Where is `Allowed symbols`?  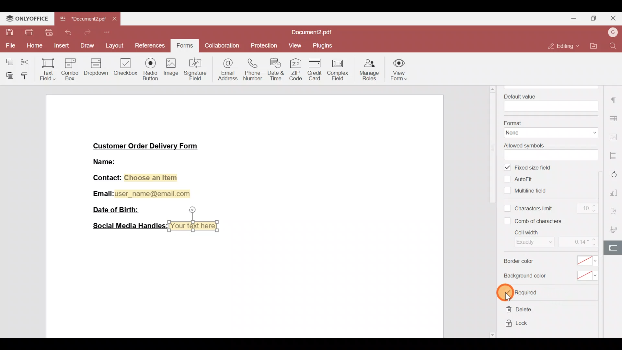
Allowed symbols is located at coordinates (549, 150).